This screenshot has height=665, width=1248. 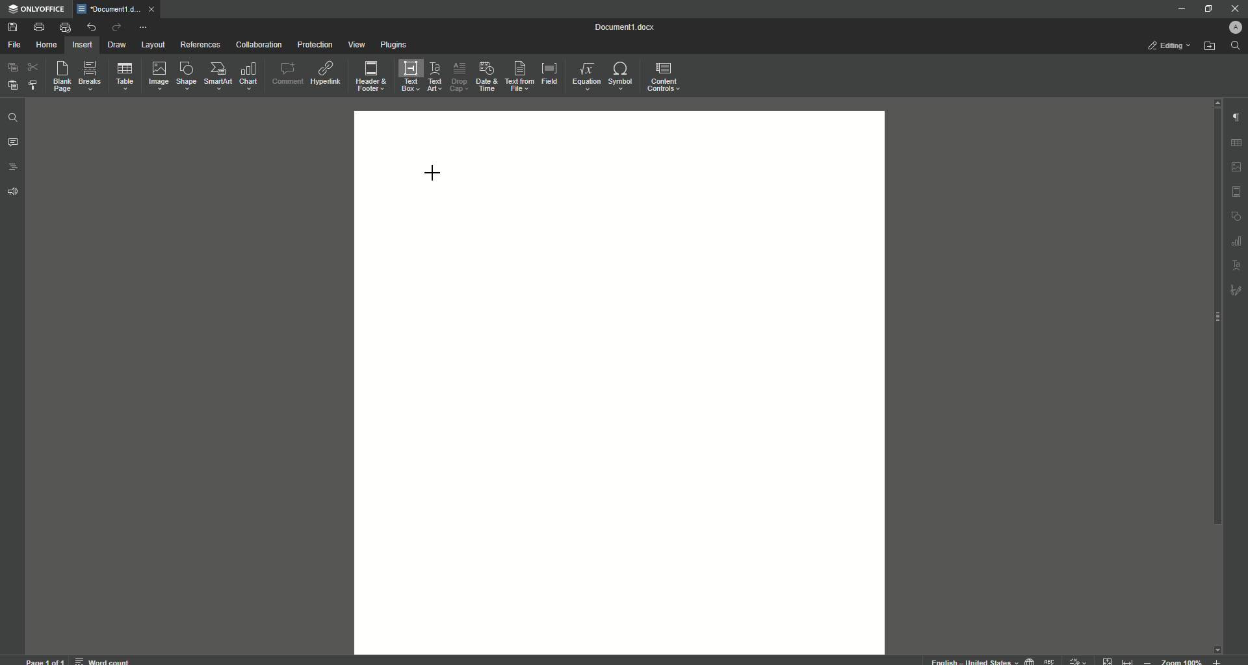 What do you see at coordinates (968, 660) in the screenshot?
I see `text language` at bounding box center [968, 660].